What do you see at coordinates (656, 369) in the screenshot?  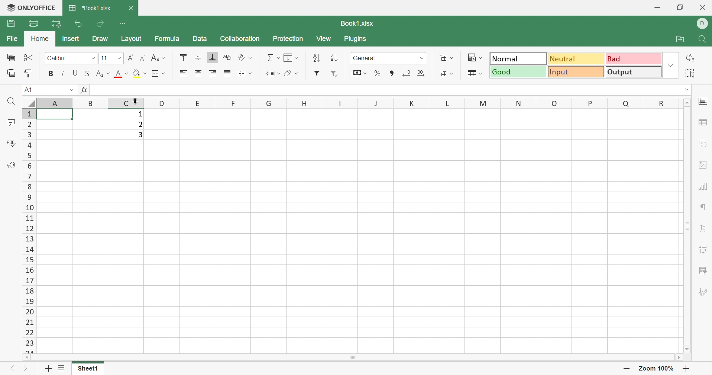 I see `Zoom 100%` at bounding box center [656, 369].